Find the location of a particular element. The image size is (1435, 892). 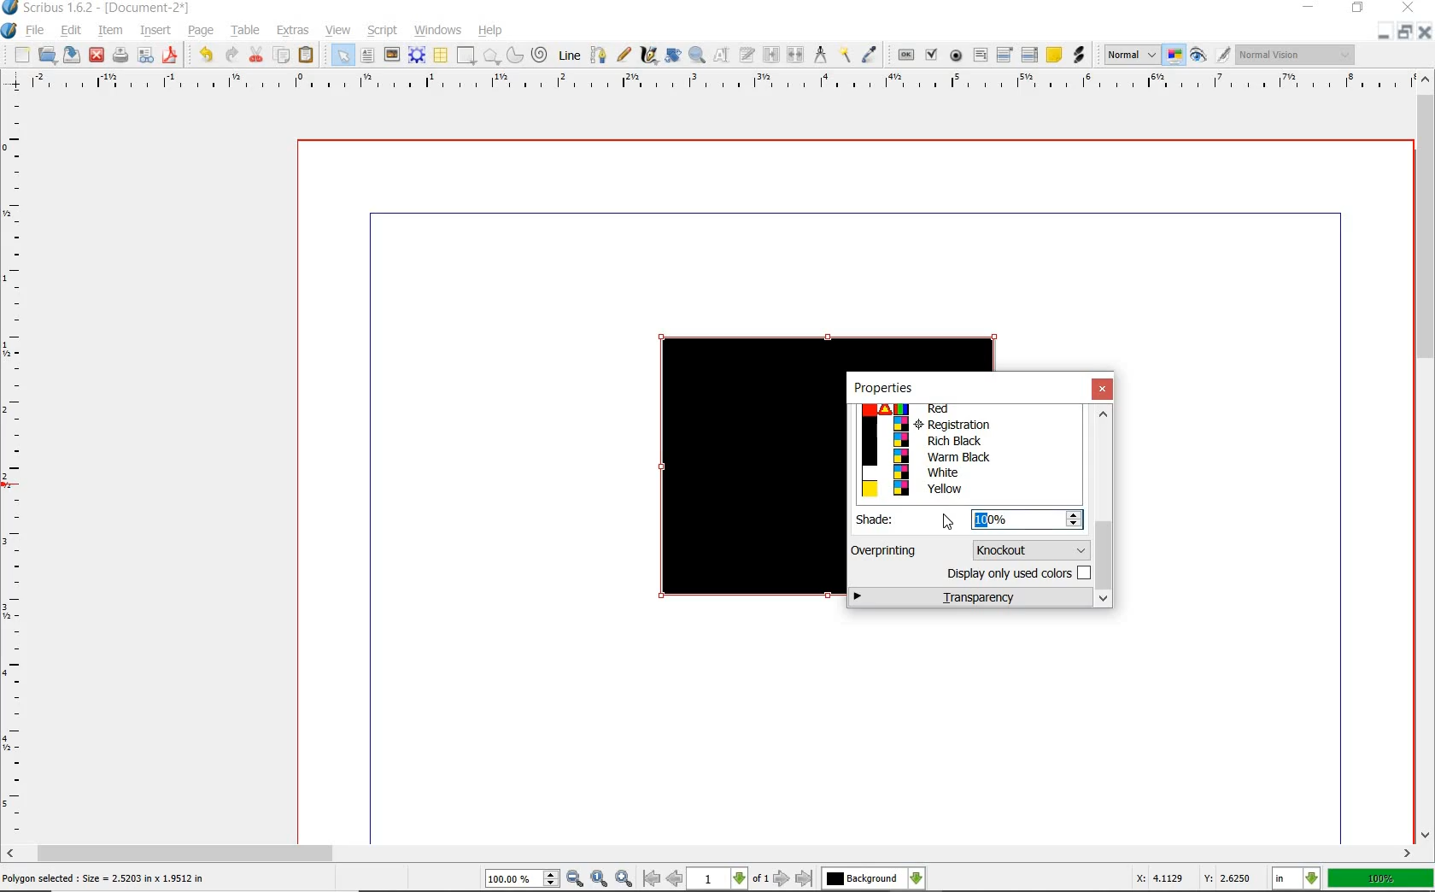

close is located at coordinates (96, 56).